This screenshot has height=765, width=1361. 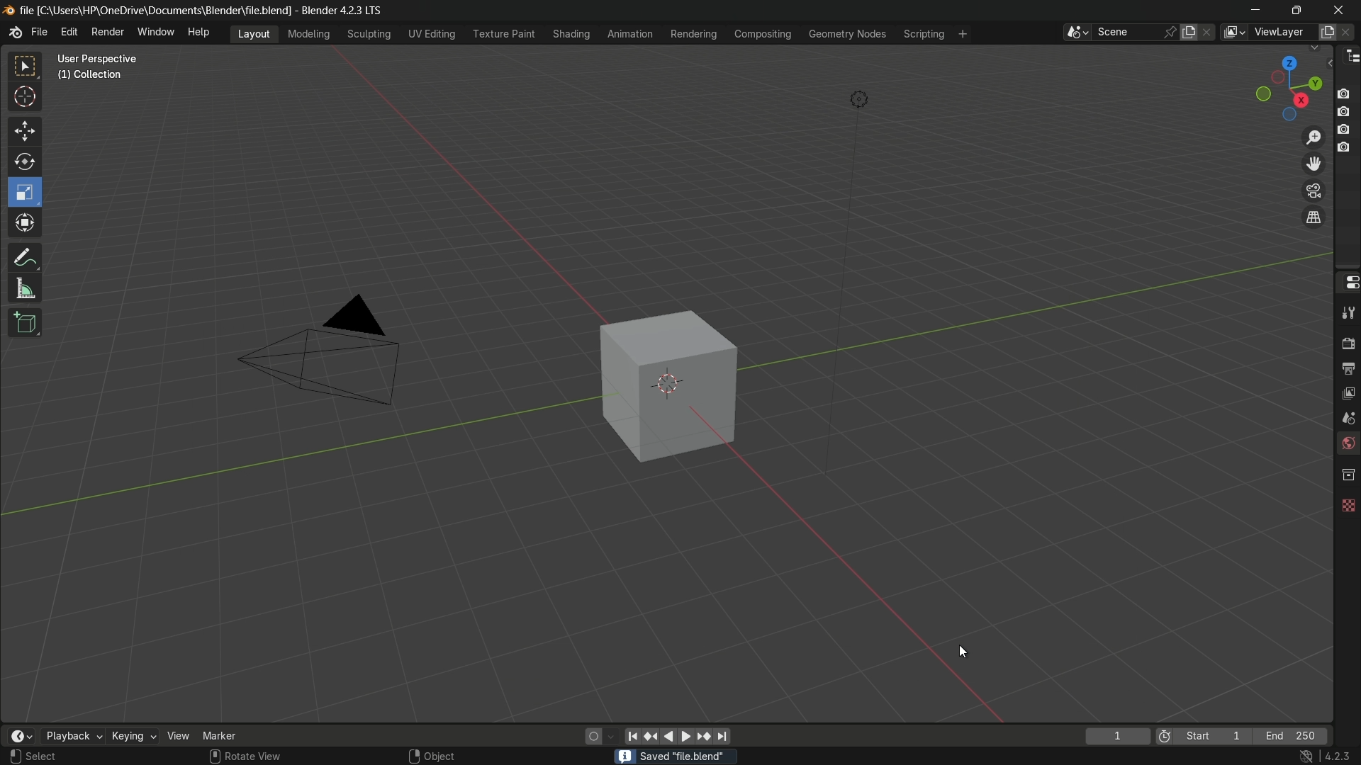 What do you see at coordinates (695, 34) in the screenshot?
I see `rendering menu` at bounding box center [695, 34].